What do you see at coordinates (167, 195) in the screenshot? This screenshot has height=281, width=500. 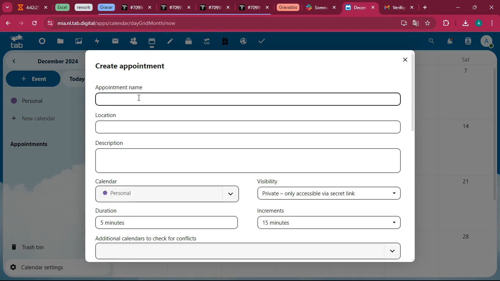 I see `personal` at bounding box center [167, 195].